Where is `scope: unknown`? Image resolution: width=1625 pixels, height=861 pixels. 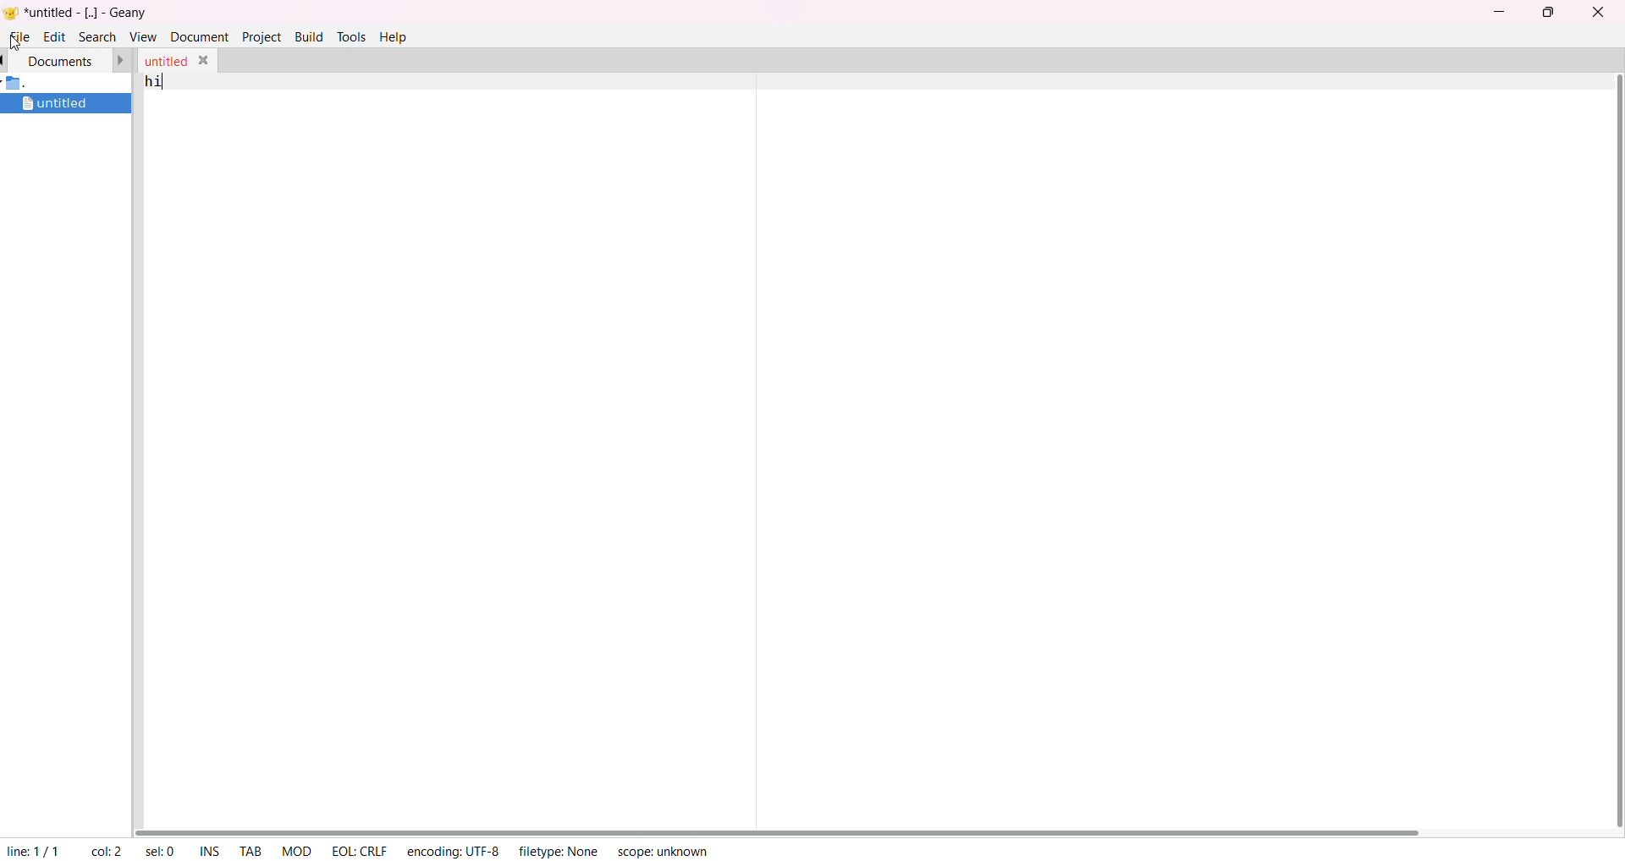 scope: unknown is located at coordinates (663, 850).